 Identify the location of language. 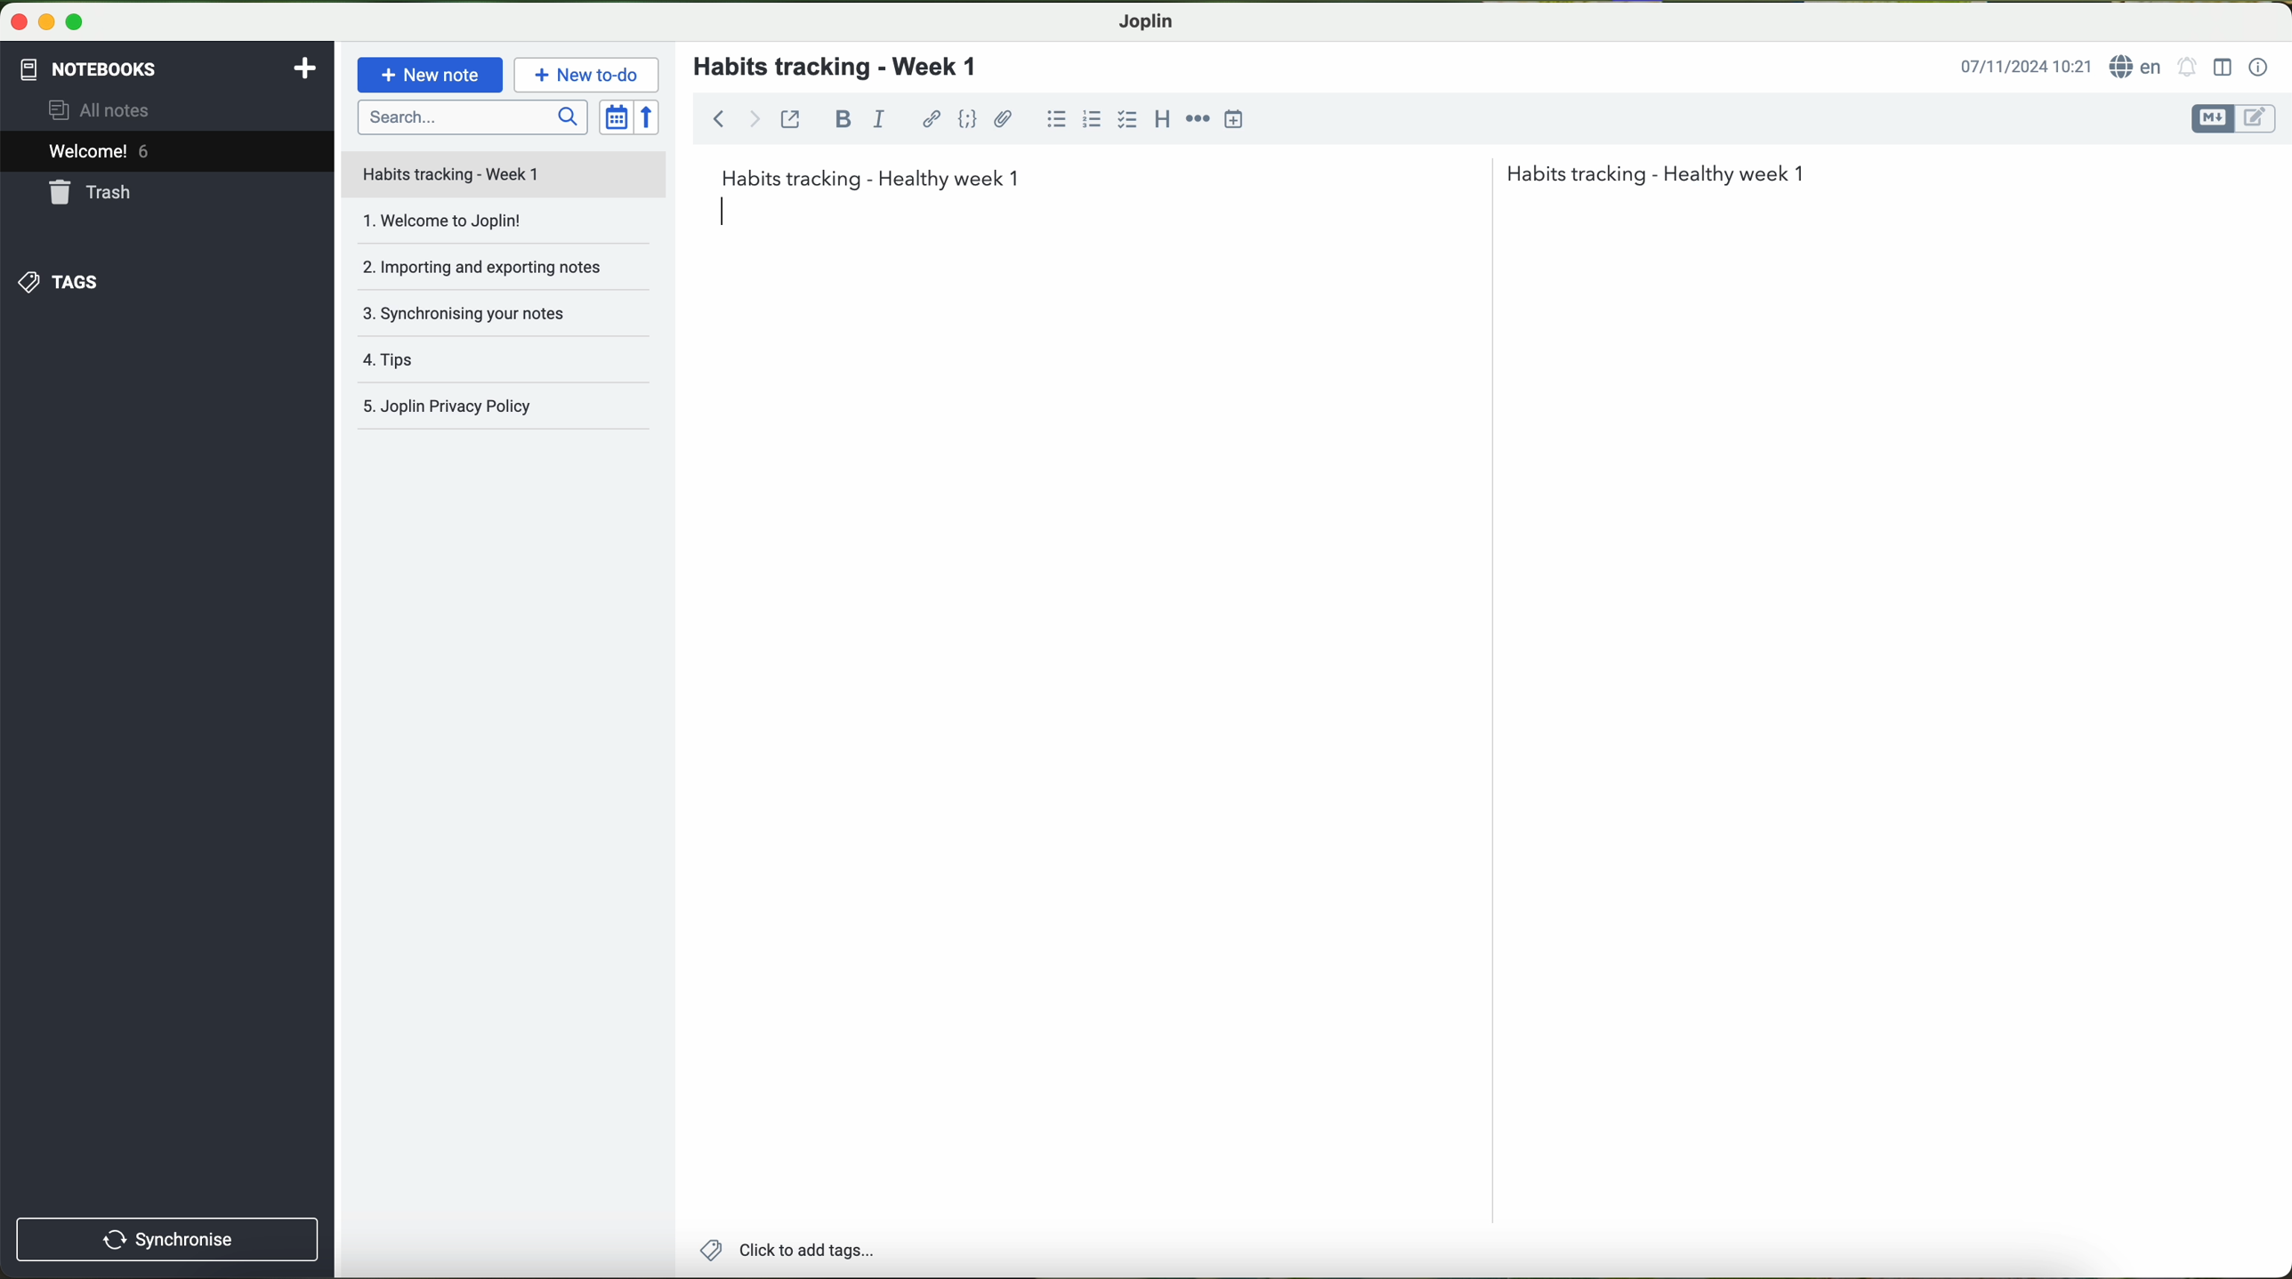
(2137, 66).